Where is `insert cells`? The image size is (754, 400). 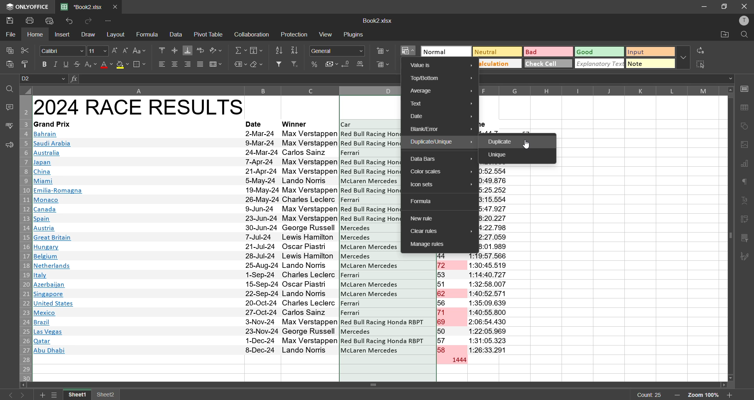 insert cells is located at coordinates (382, 50).